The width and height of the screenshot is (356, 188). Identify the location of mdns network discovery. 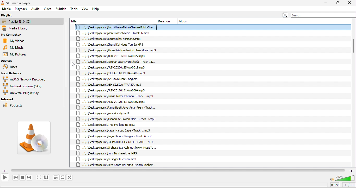
(24, 79).